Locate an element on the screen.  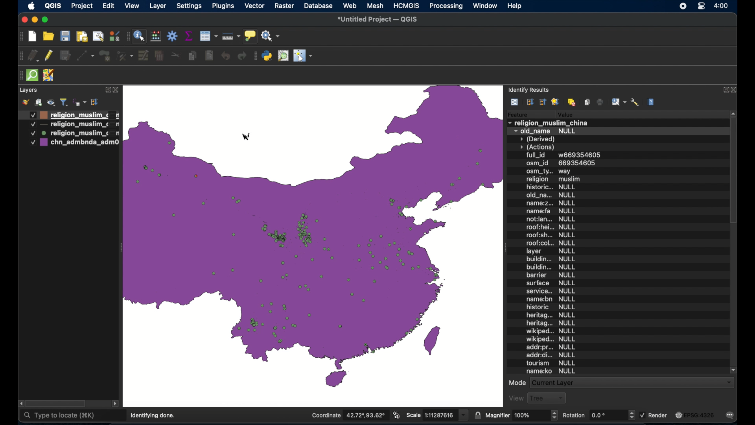
scale is located at coordinates (438, 415).